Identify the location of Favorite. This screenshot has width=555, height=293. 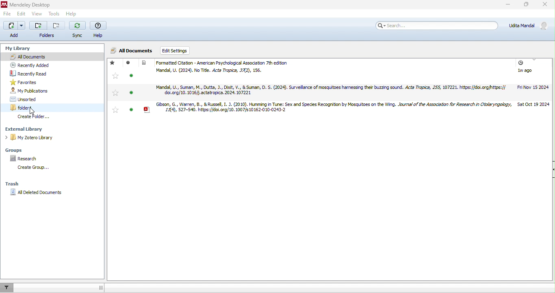
(116, 110).